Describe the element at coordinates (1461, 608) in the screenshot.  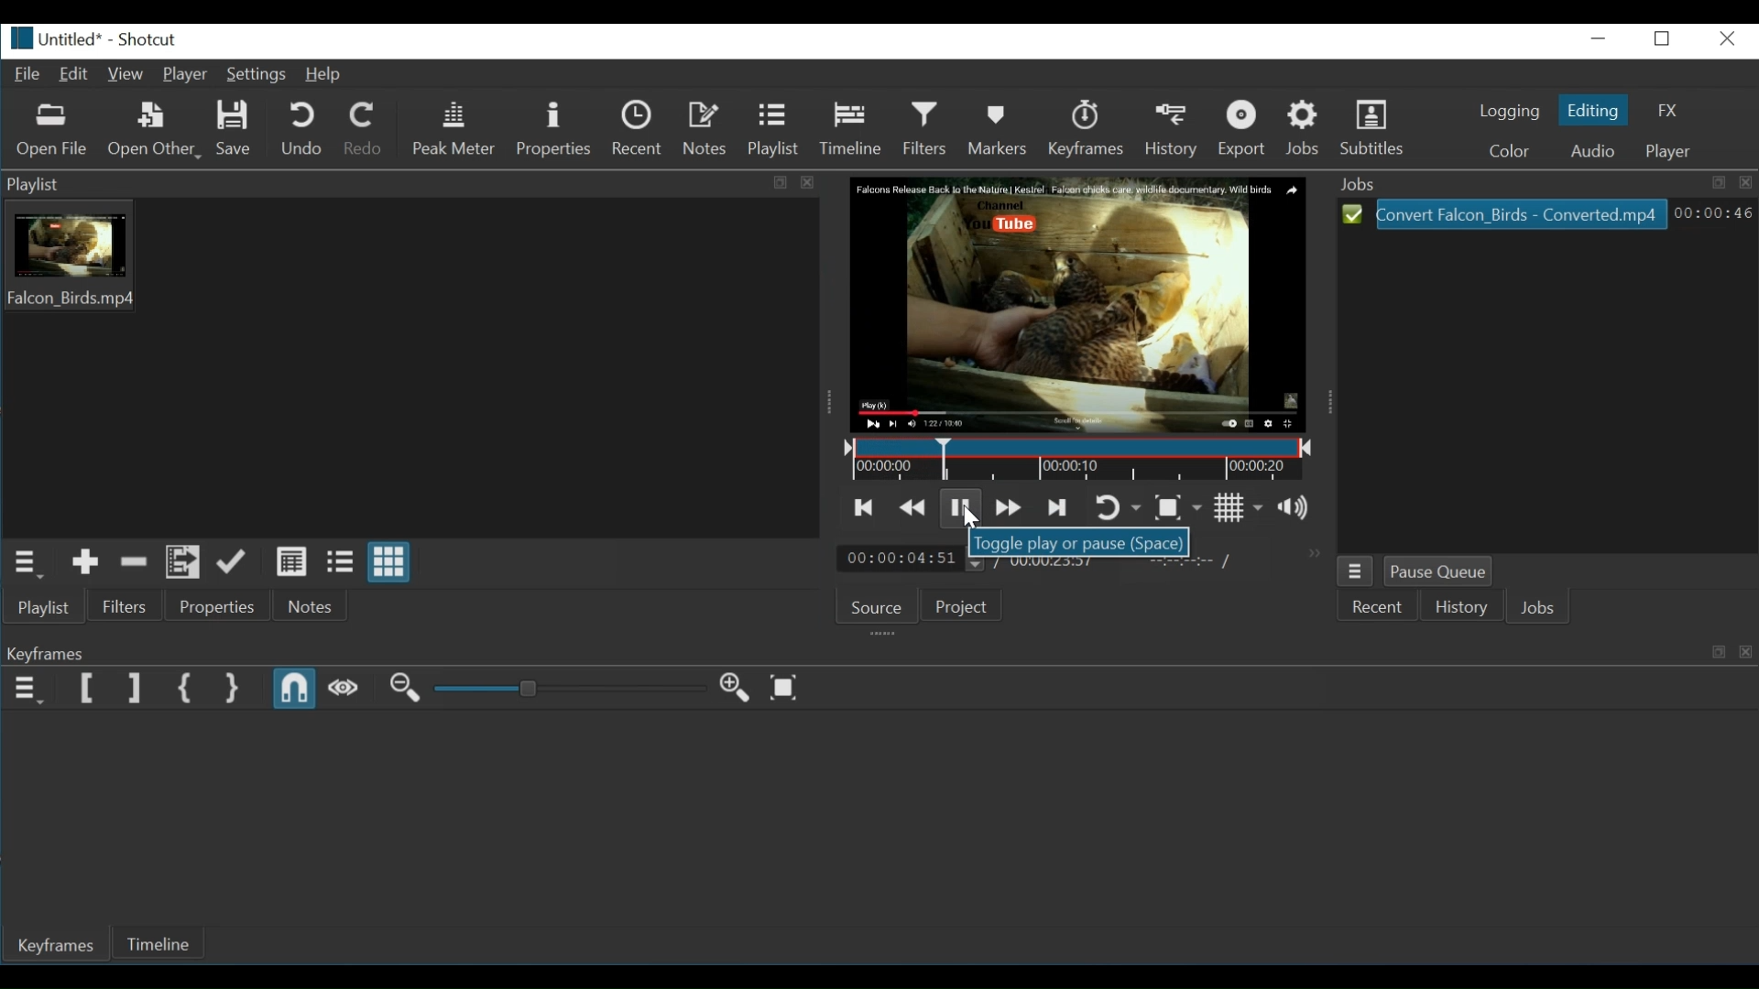
I see `History` at that location.